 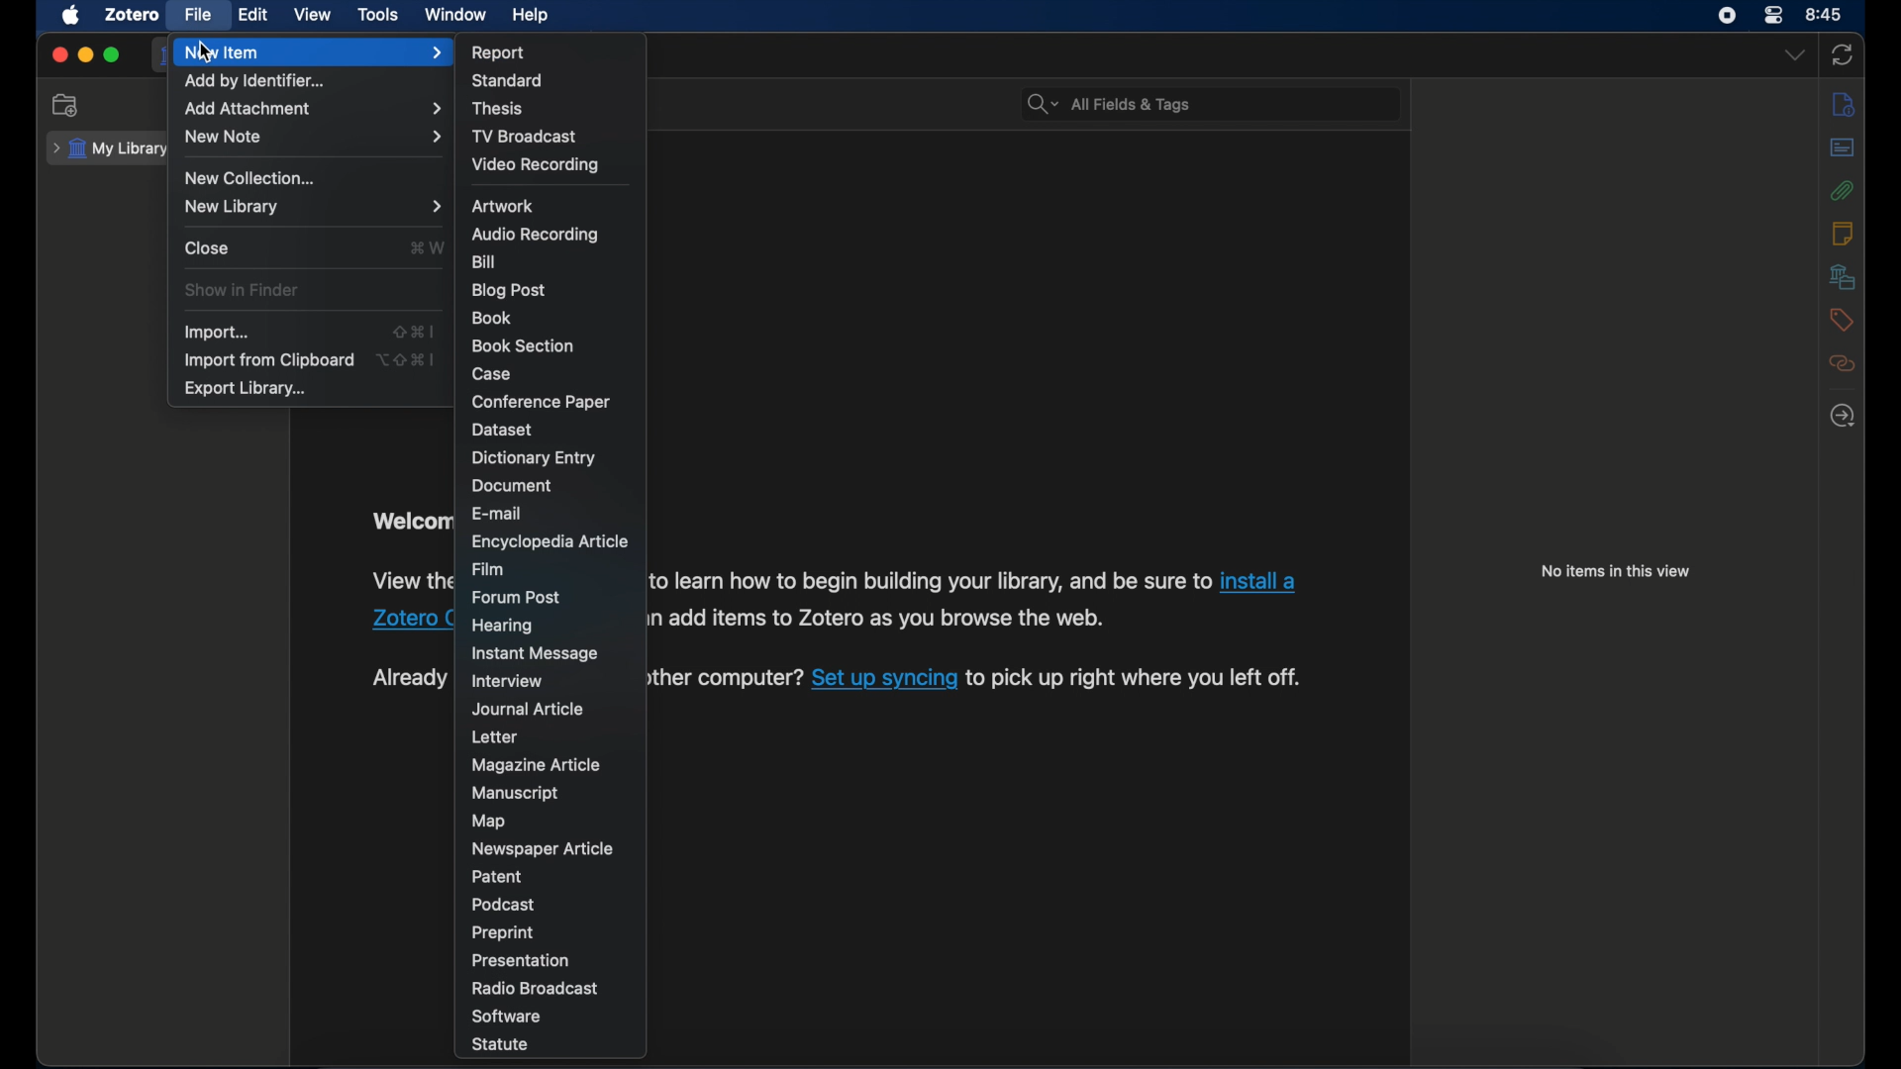 I want to click on tags, so click(x=1841, y=320).